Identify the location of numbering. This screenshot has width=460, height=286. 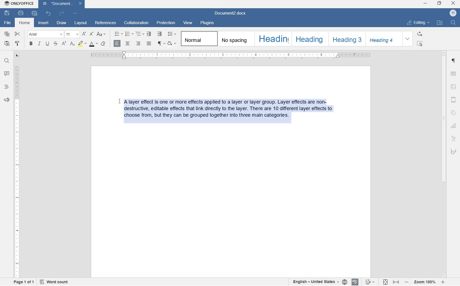
(128, 34).